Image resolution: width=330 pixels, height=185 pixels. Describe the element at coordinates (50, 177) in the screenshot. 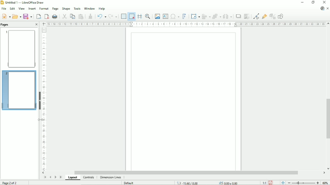

I see `Scroll to previous page` at that location.